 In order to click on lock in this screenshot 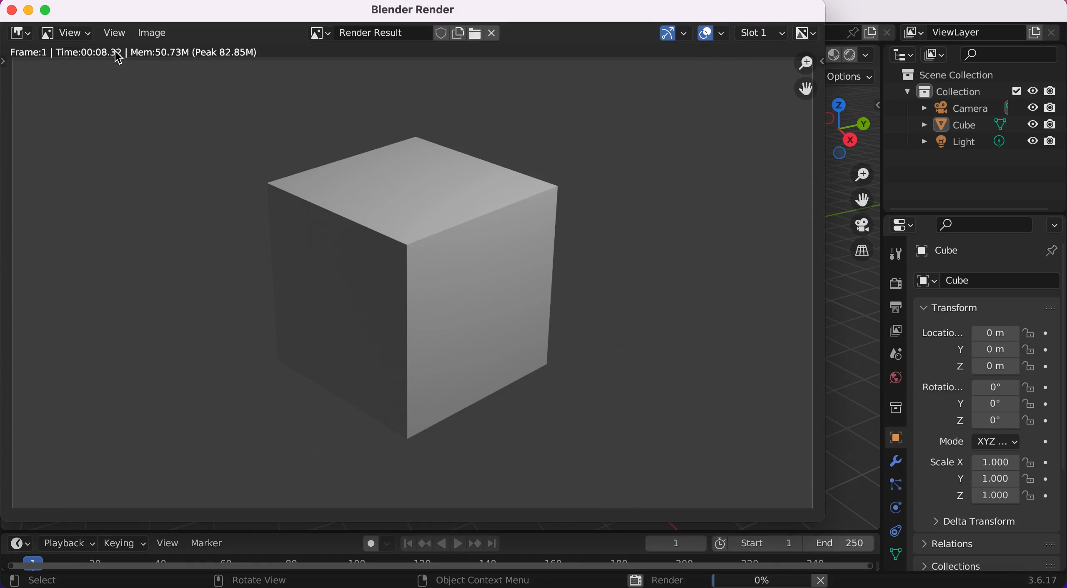, I will do `click(1039, 403)`.